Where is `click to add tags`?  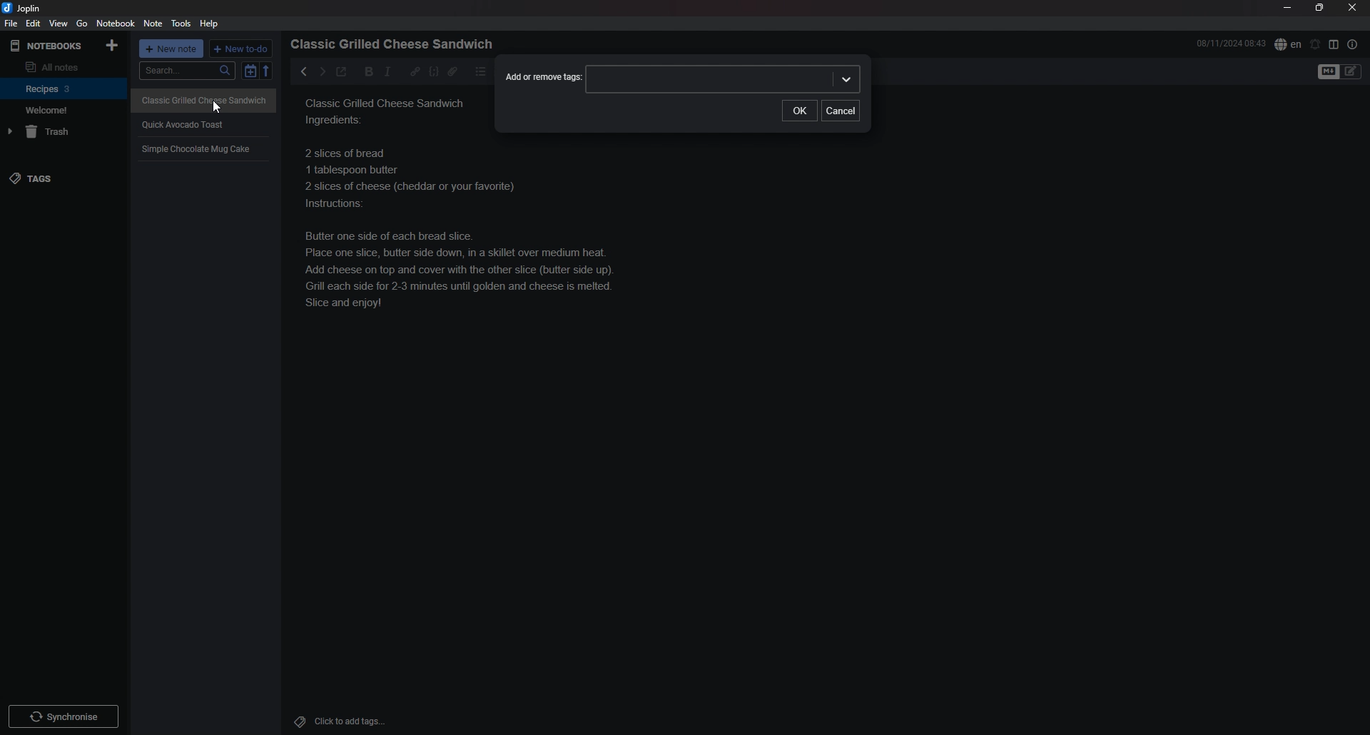
click to add tags is located at coordinates (359, 721).